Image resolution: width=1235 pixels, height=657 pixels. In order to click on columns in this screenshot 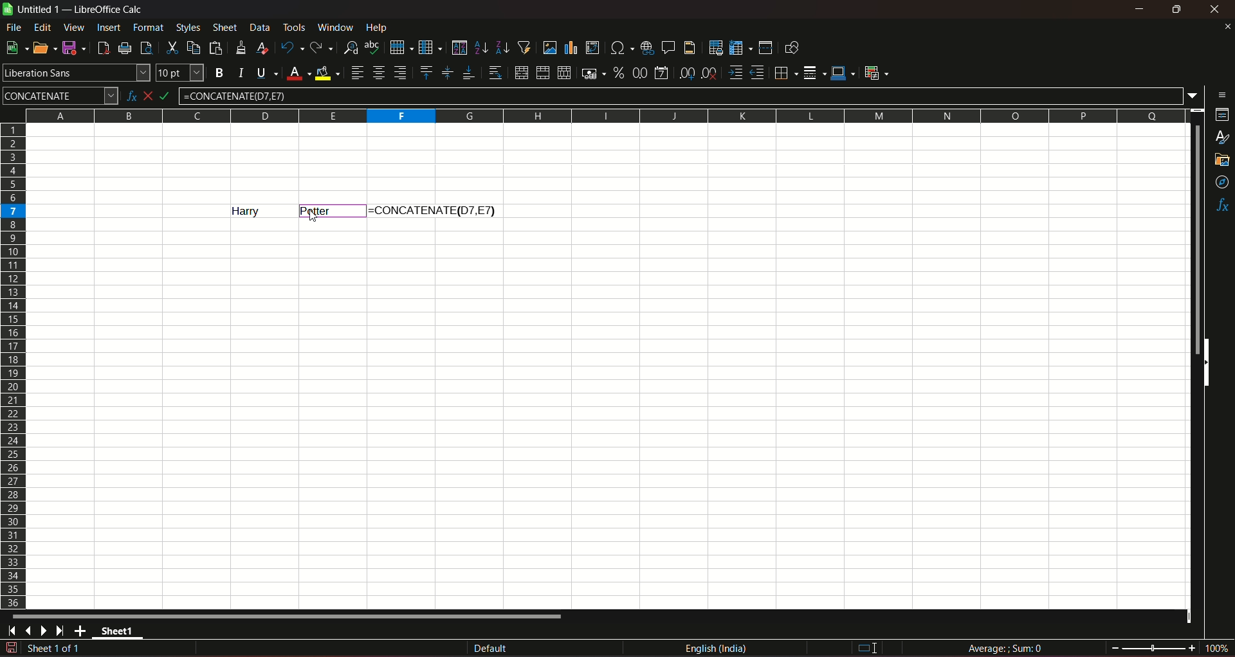, I will do `click(603, 114)`.